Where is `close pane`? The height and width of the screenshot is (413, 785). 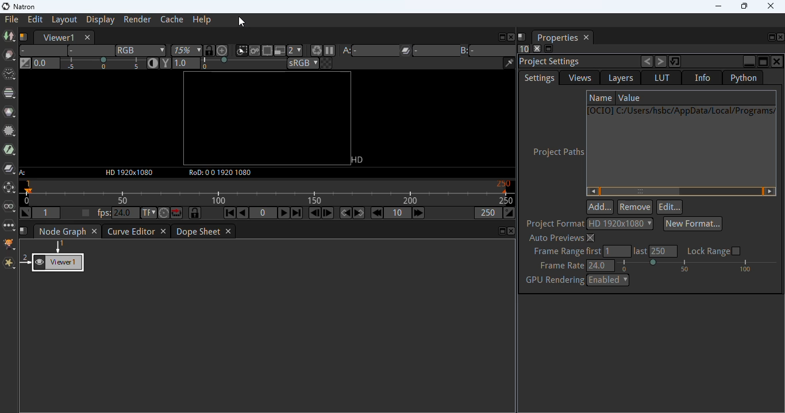
close pane is located at coordinates (511, 37).